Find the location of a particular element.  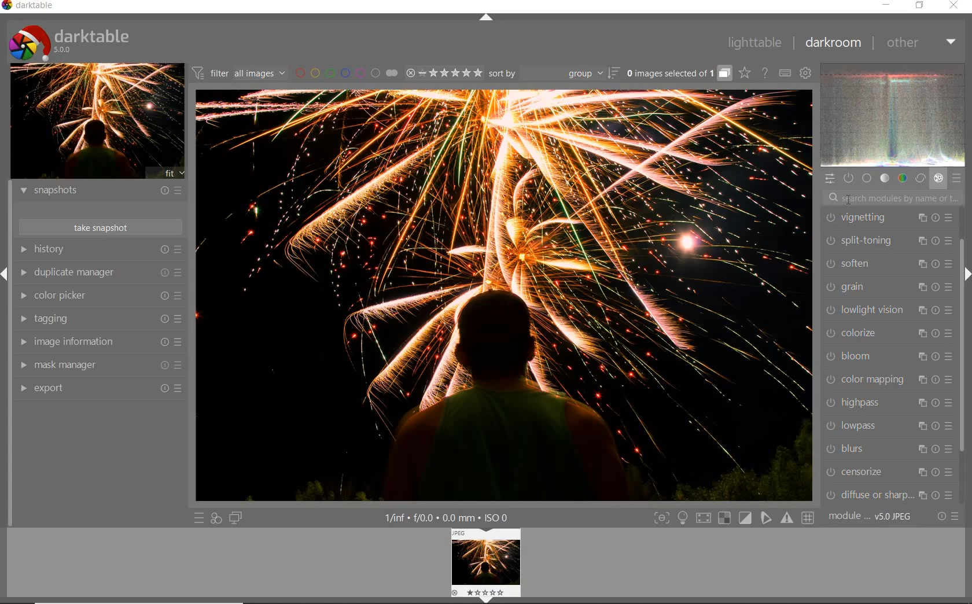

soften is located at coordinates (888, 266).